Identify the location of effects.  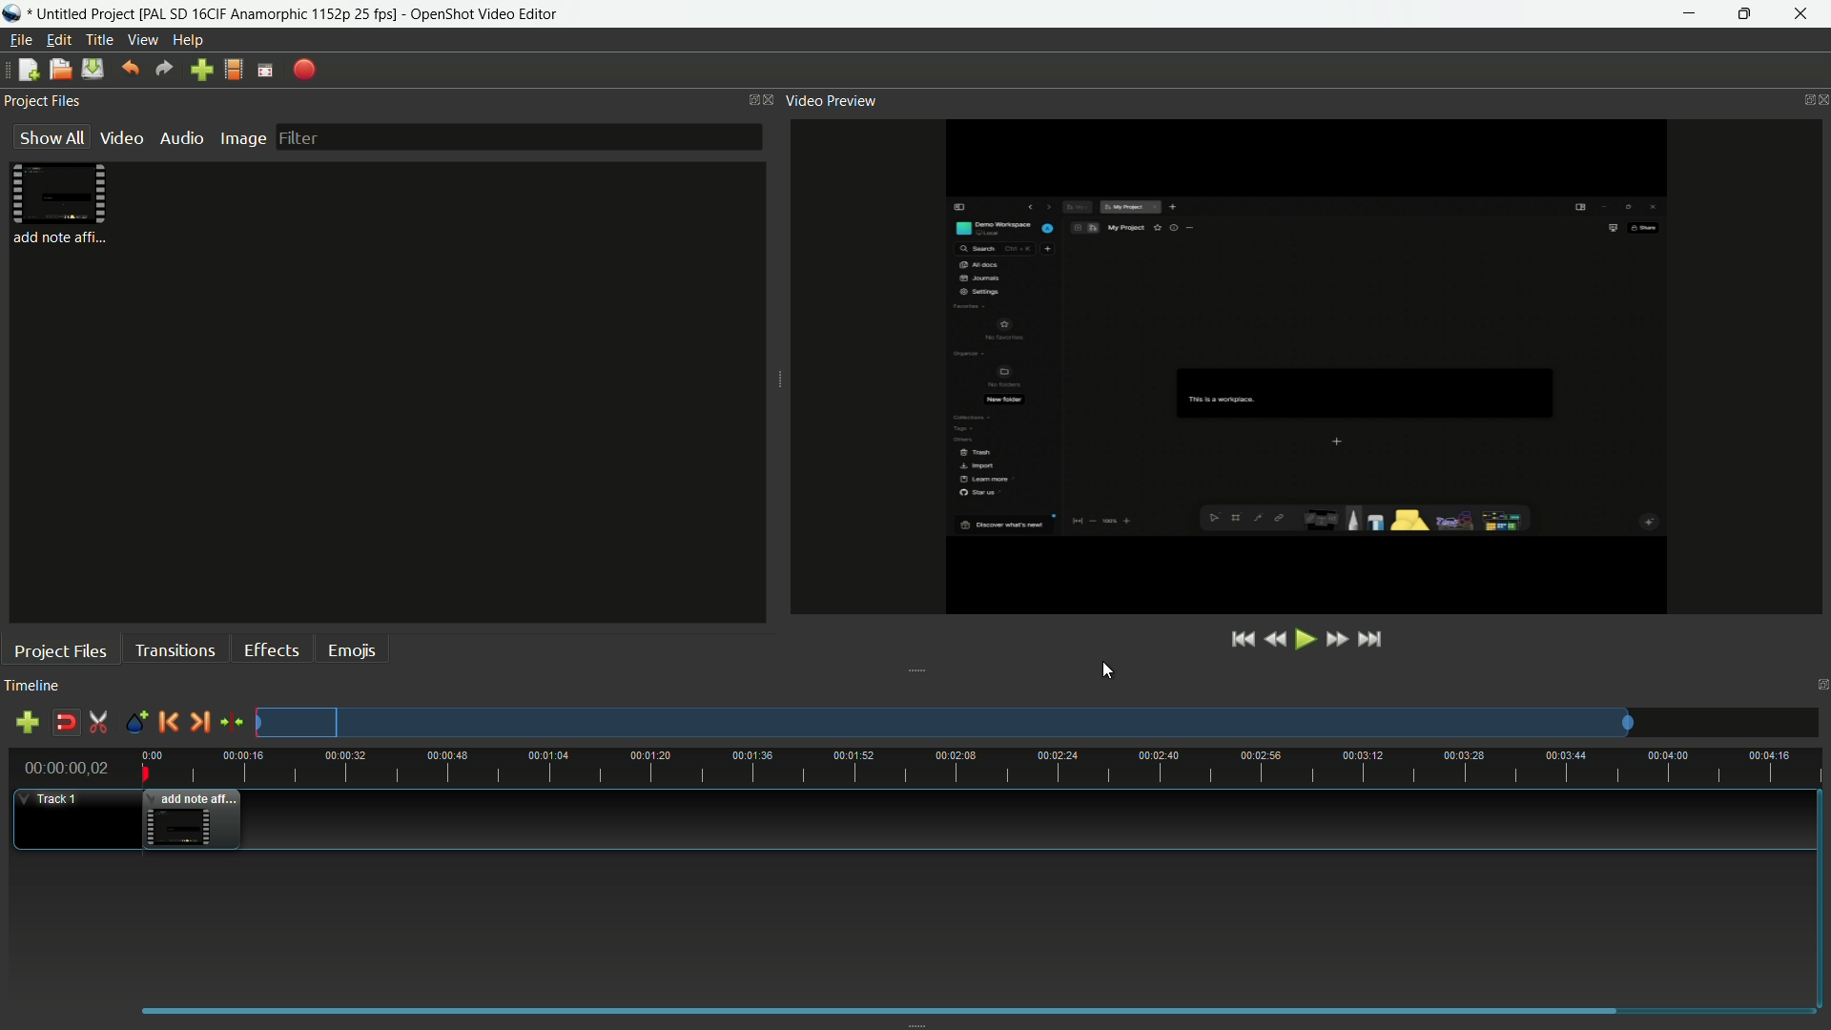
(271, 649).